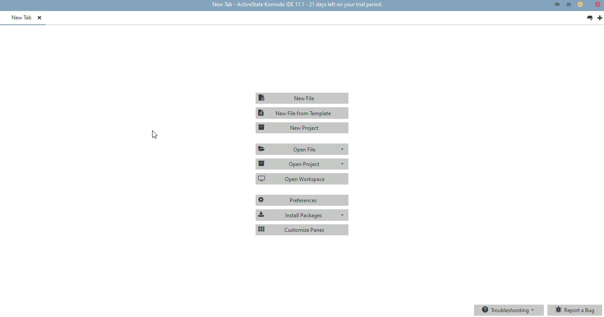 This screenshot has height=317, width=604. What do you see at coordinates (302, 200) in the screenshot?
I see `preferences` at bounding box center [302, 200].